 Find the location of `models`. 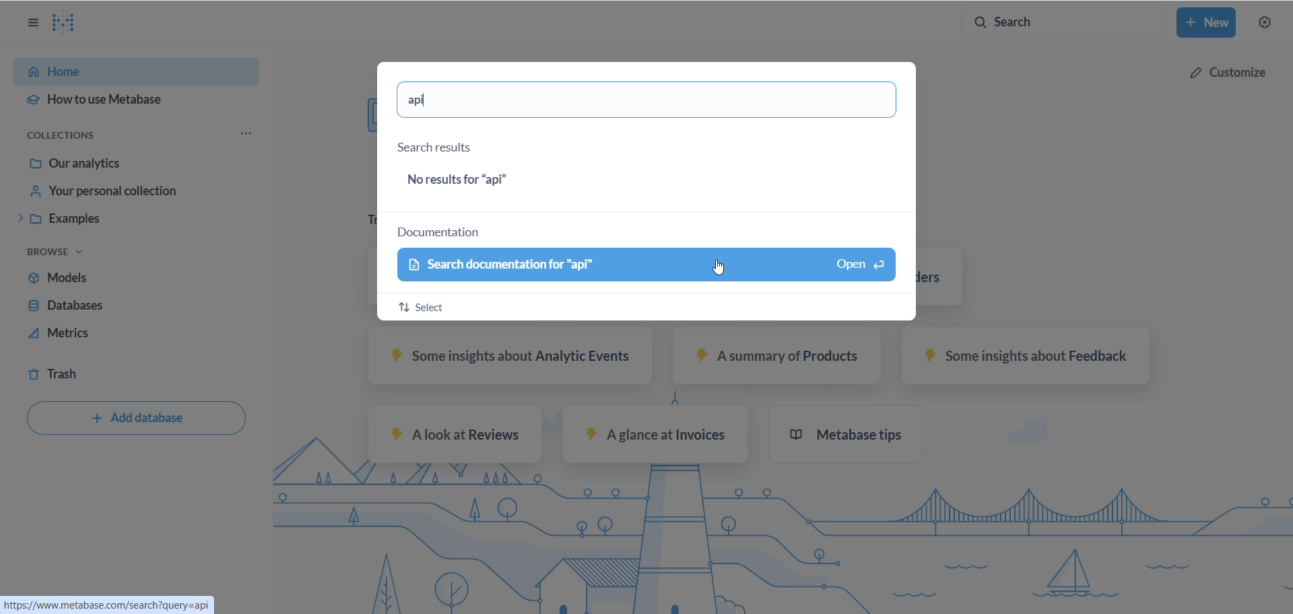

models is located at coordinates (86, 279).